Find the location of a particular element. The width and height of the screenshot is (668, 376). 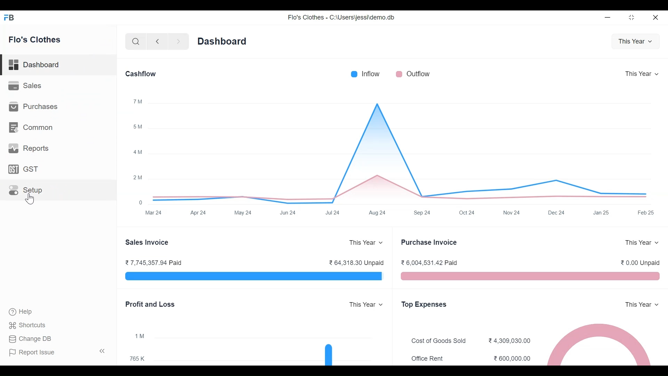

600,000.00 is located at coordinates (512, 359).